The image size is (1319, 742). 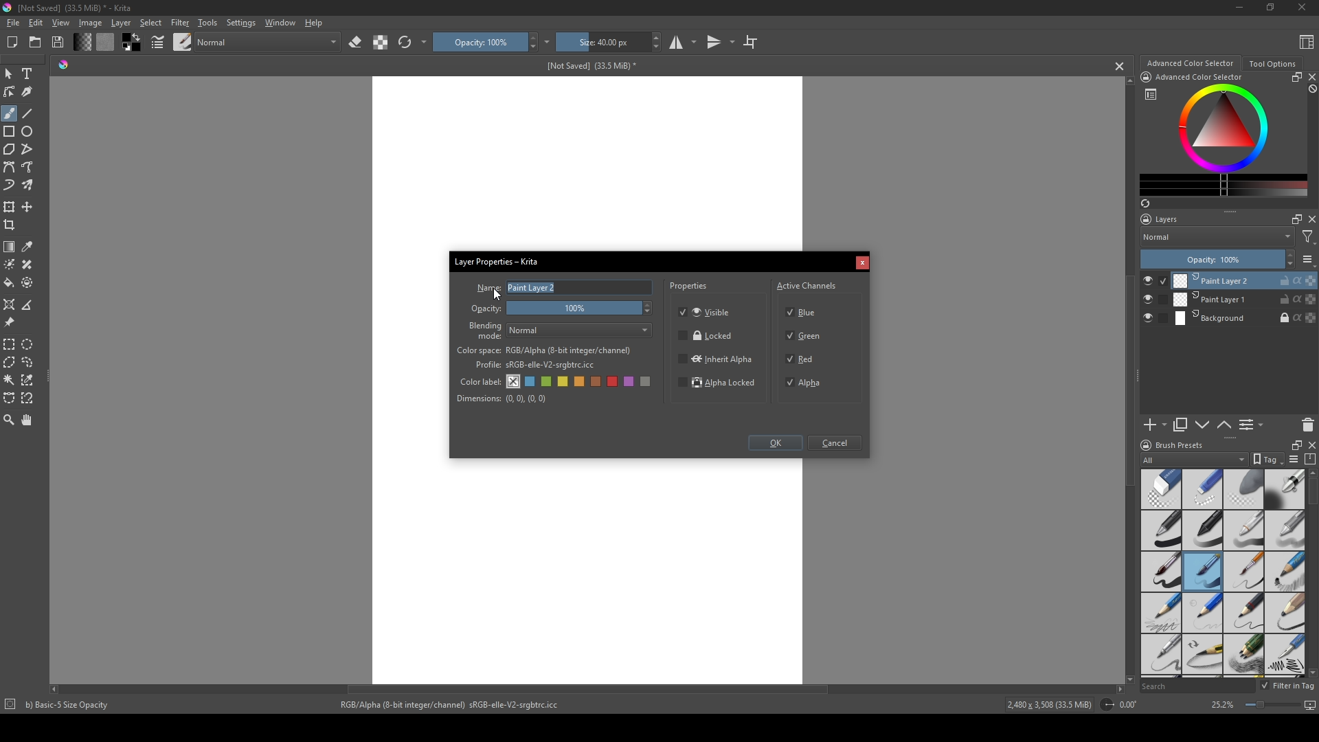 I want to click on icon, so click(x=9, y=706).